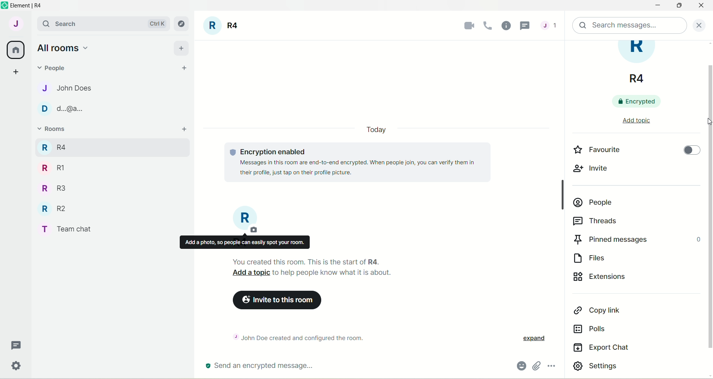  Describe the element at coordinates (596, 149) in the screenshot. I see `favourite` at that location.